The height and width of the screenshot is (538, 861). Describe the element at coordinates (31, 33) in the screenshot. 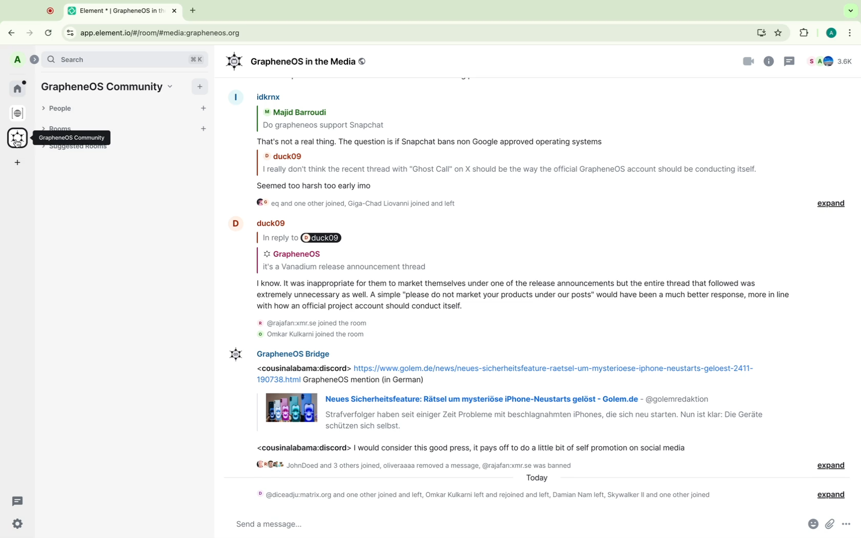

I see `forward` at that location.